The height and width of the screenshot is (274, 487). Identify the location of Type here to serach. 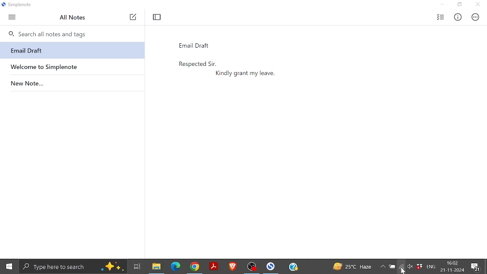
(73, 266).